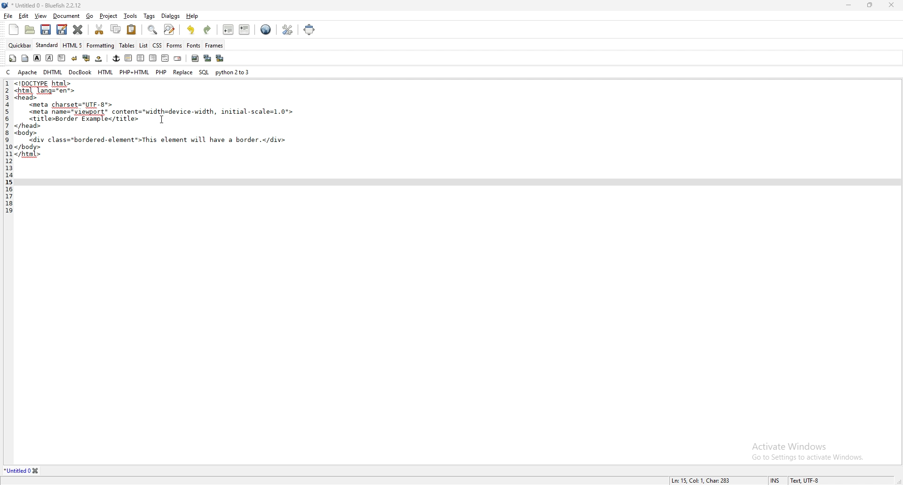  What do you see at coordinates (101, 45) in the screenshot?
I see `formatting` at bounding box center [101, 45].